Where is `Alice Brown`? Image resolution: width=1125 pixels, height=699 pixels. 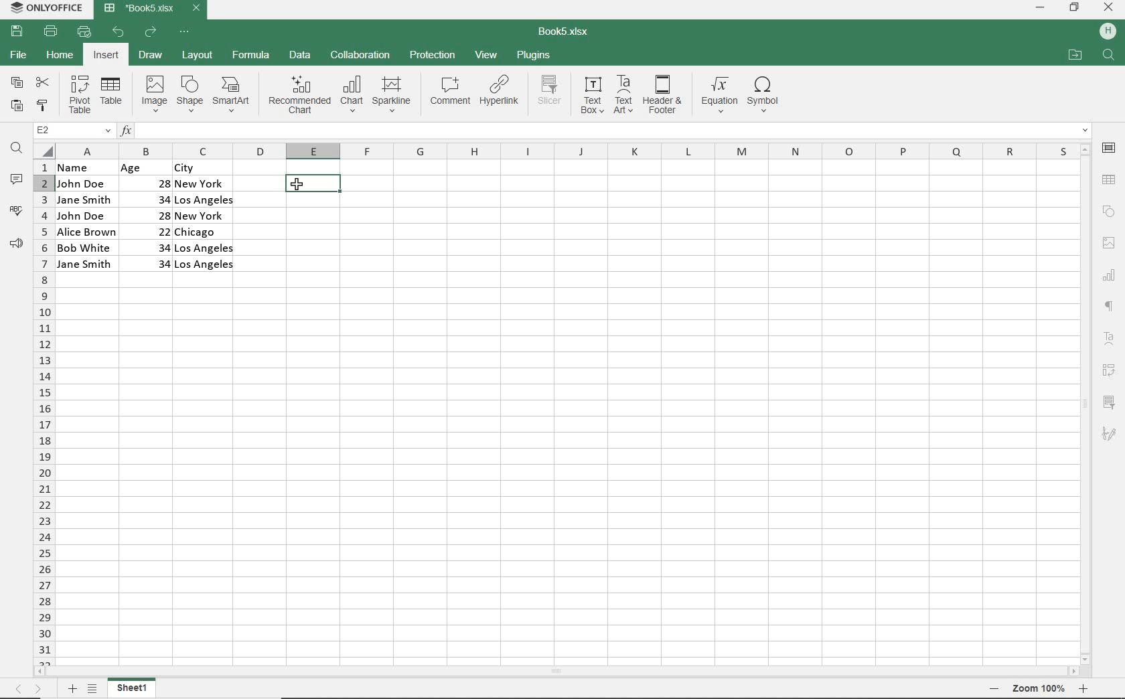
Alice Brown is located at coordinates (86, 232).